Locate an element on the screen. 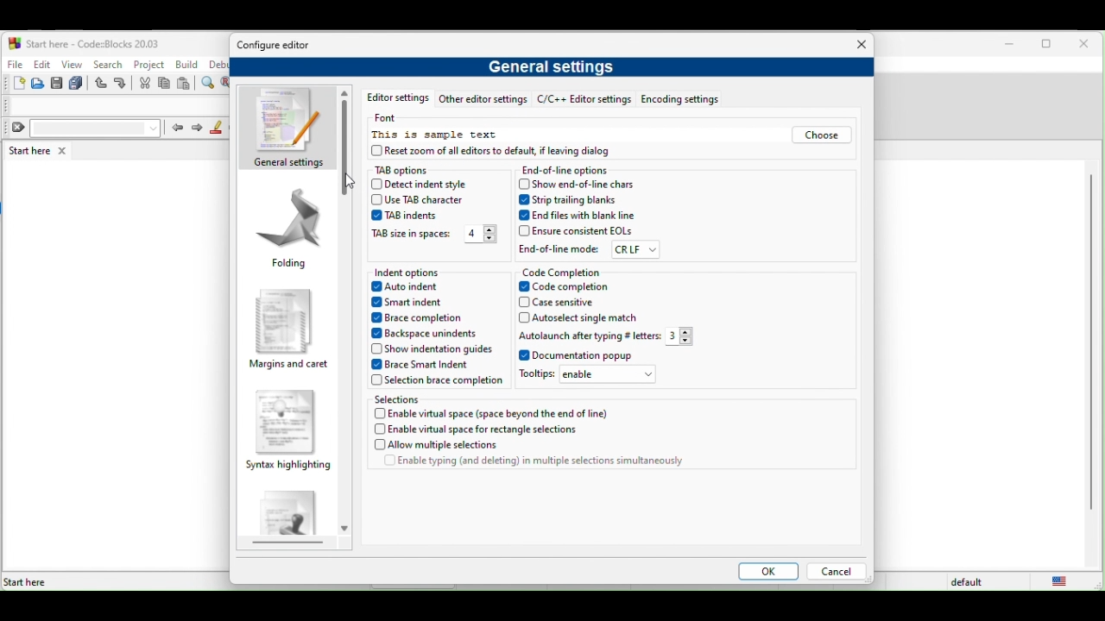 This screenshot has height=621, width=1105. documentation popup is located at coordinates (579, 356).